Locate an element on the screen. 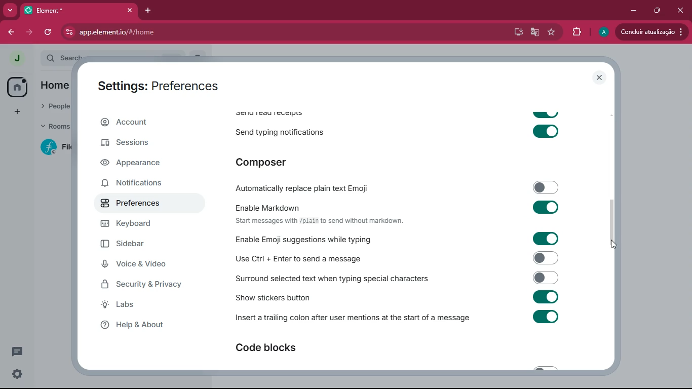 The height and width of the screenshot is (389, 692). refresh is located at coordinates (49, 32).